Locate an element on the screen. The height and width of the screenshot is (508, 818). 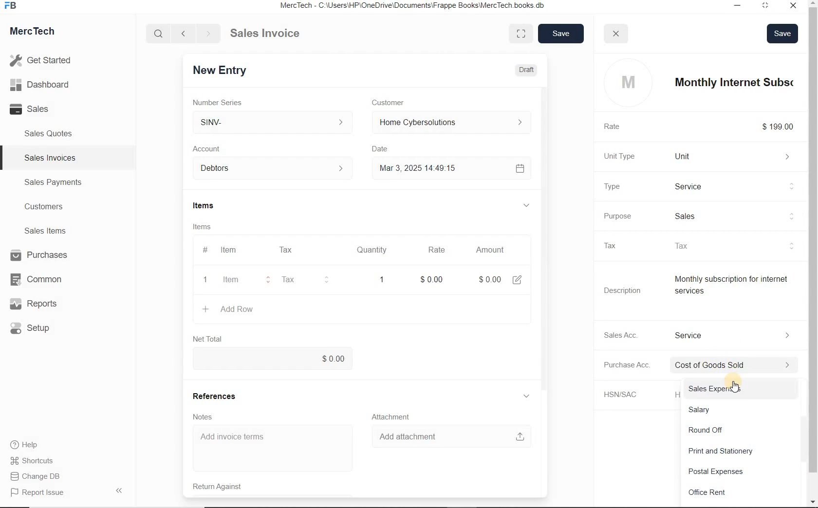
# is located at coordinates (316, 250).